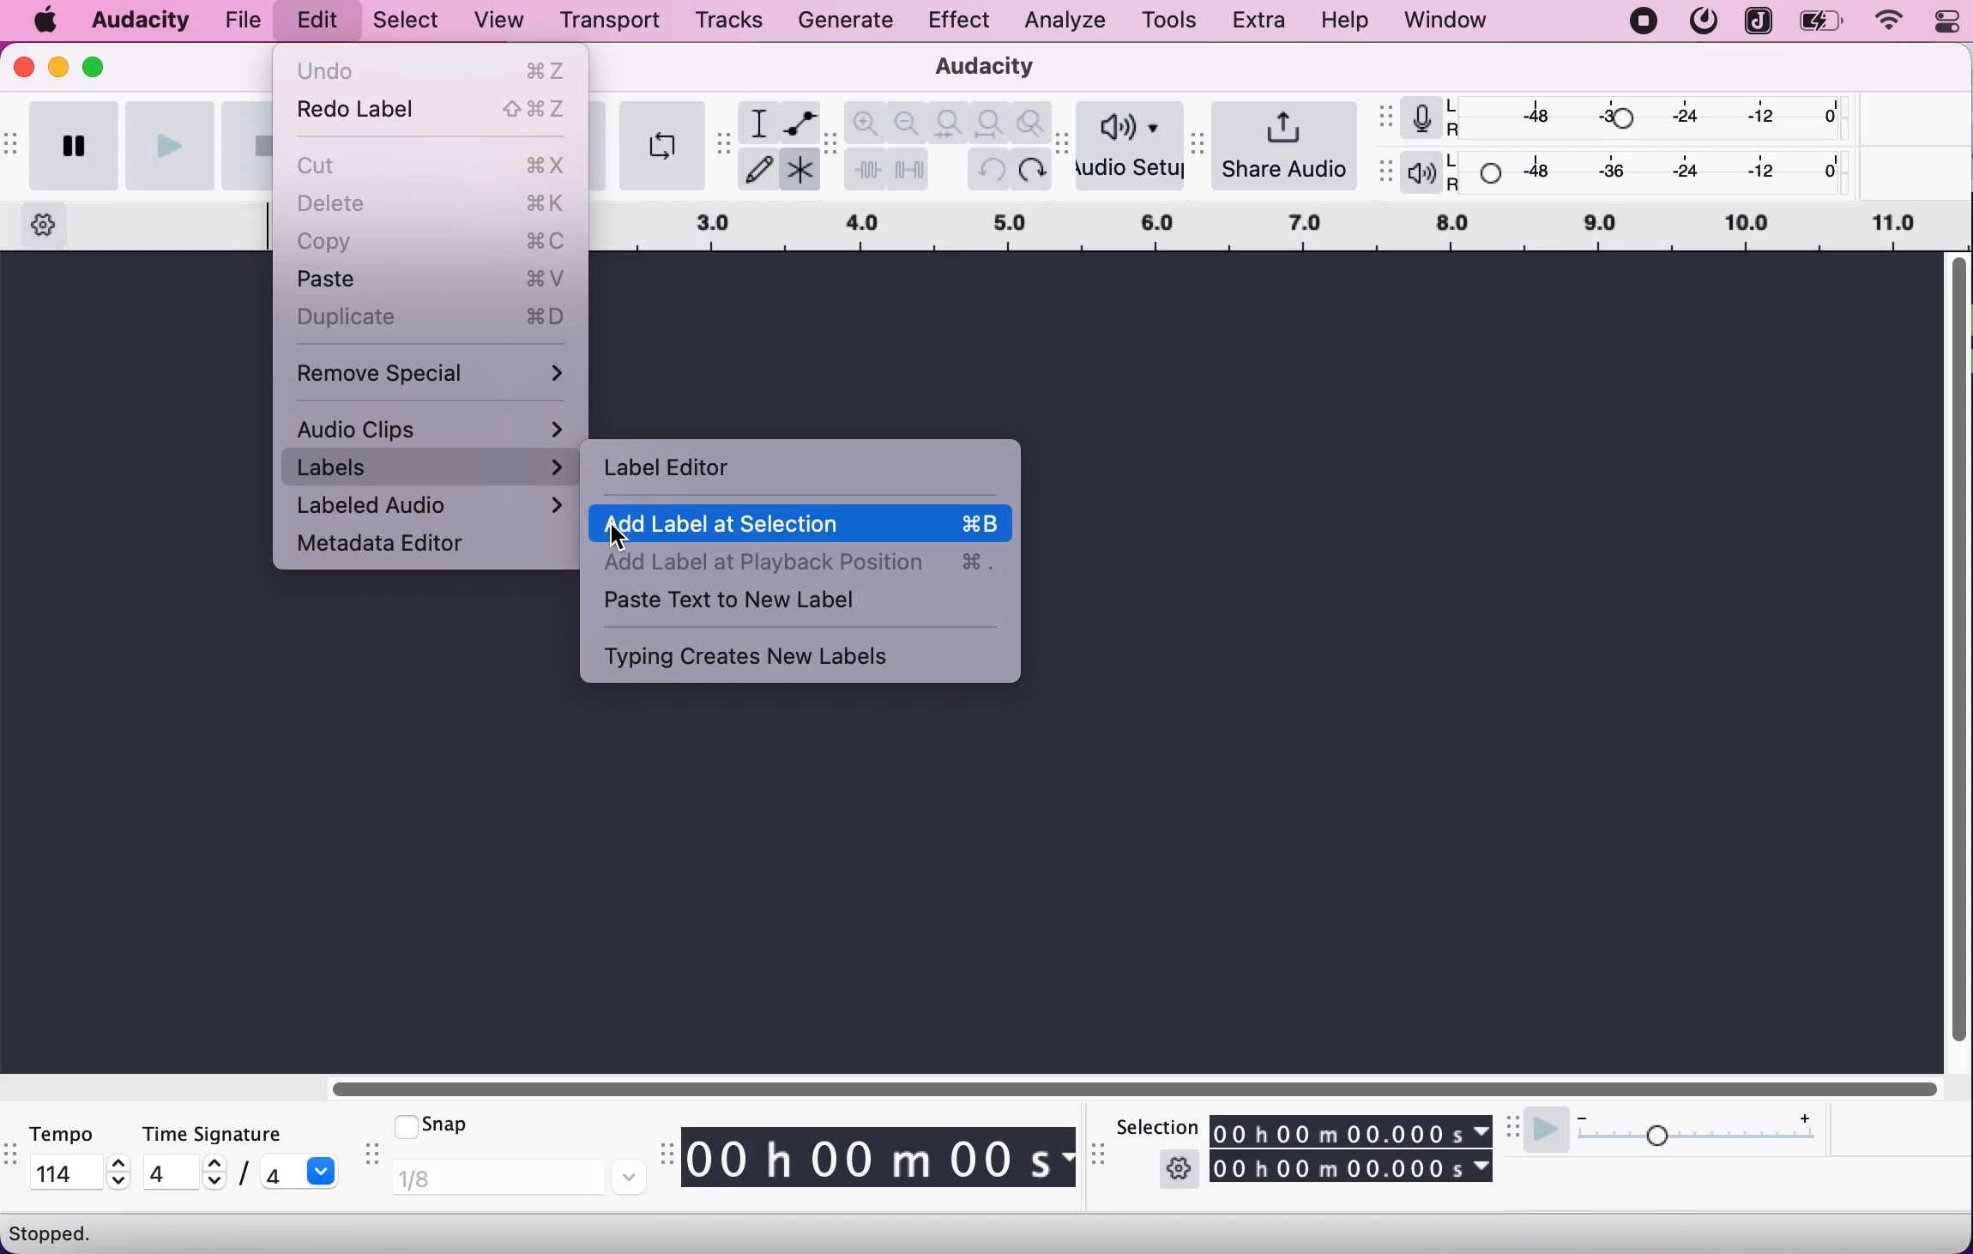 This screenshot has height=1254, width=1973. Describe the element at coordinates (1652, 170) in the screenshot. I see `playback level` at that location.